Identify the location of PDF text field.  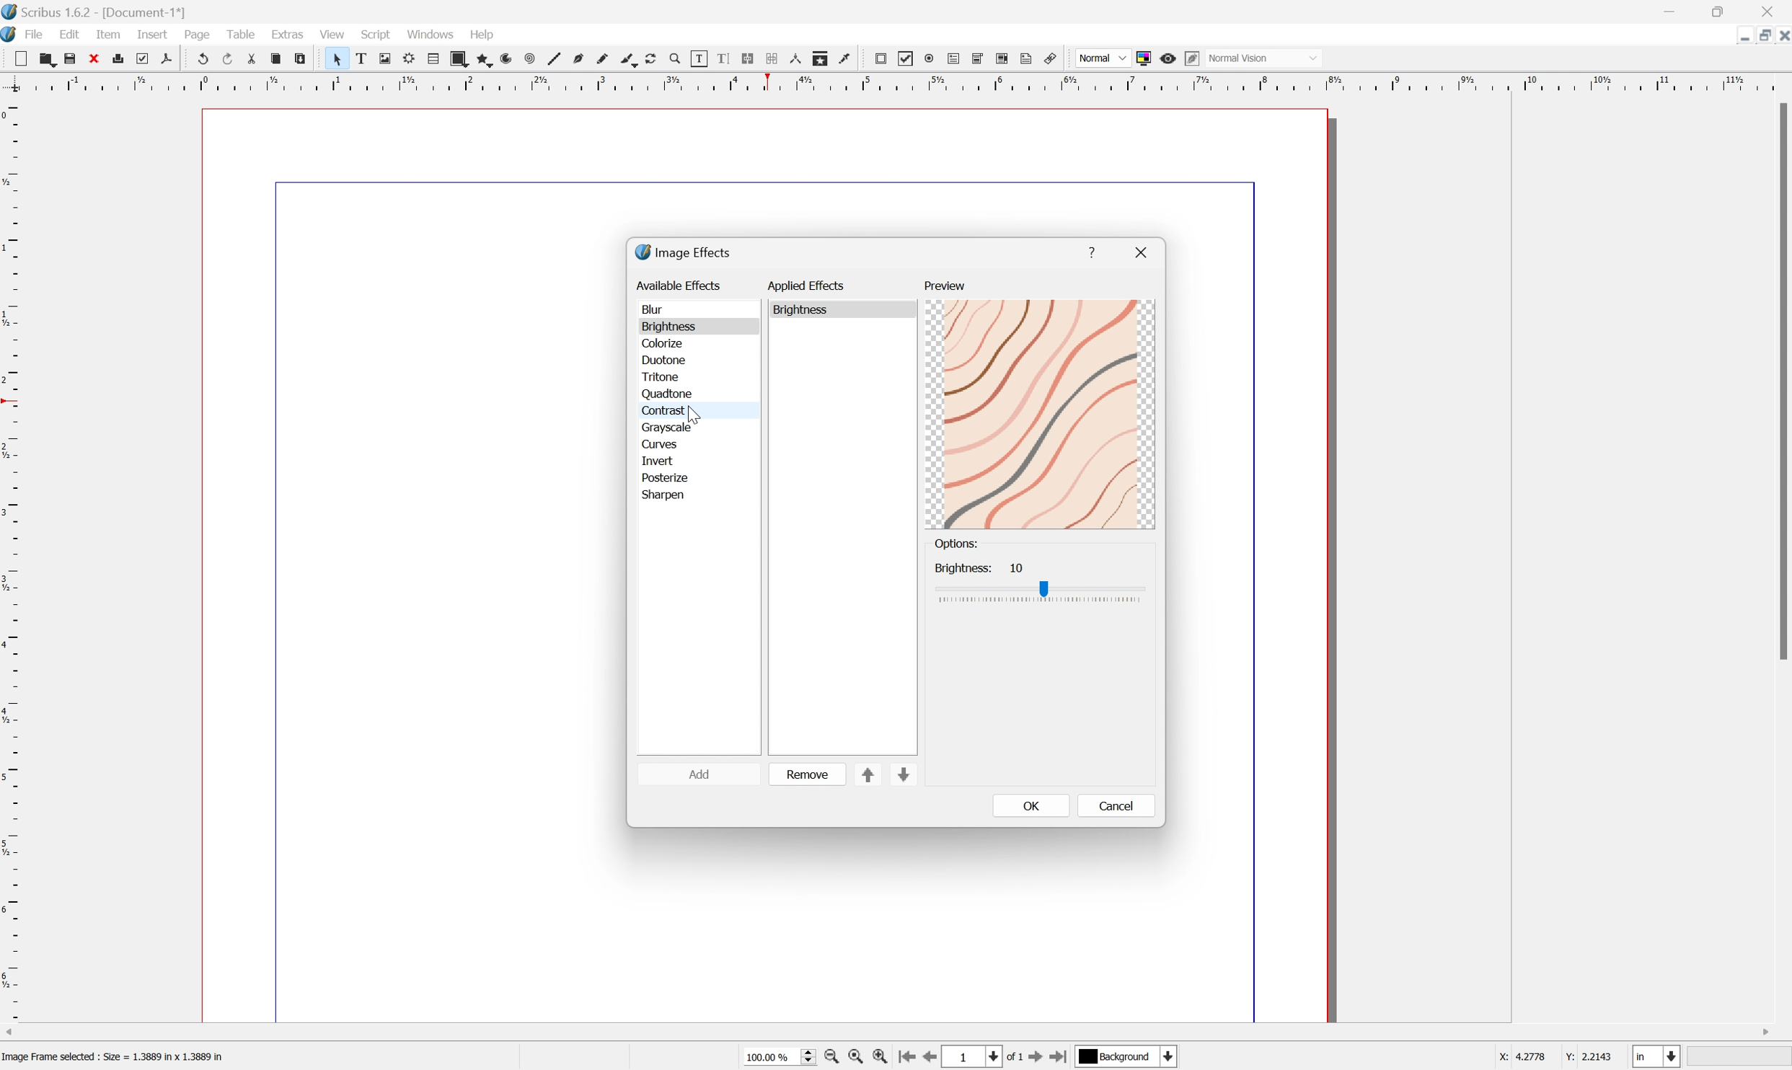
(952, 60).